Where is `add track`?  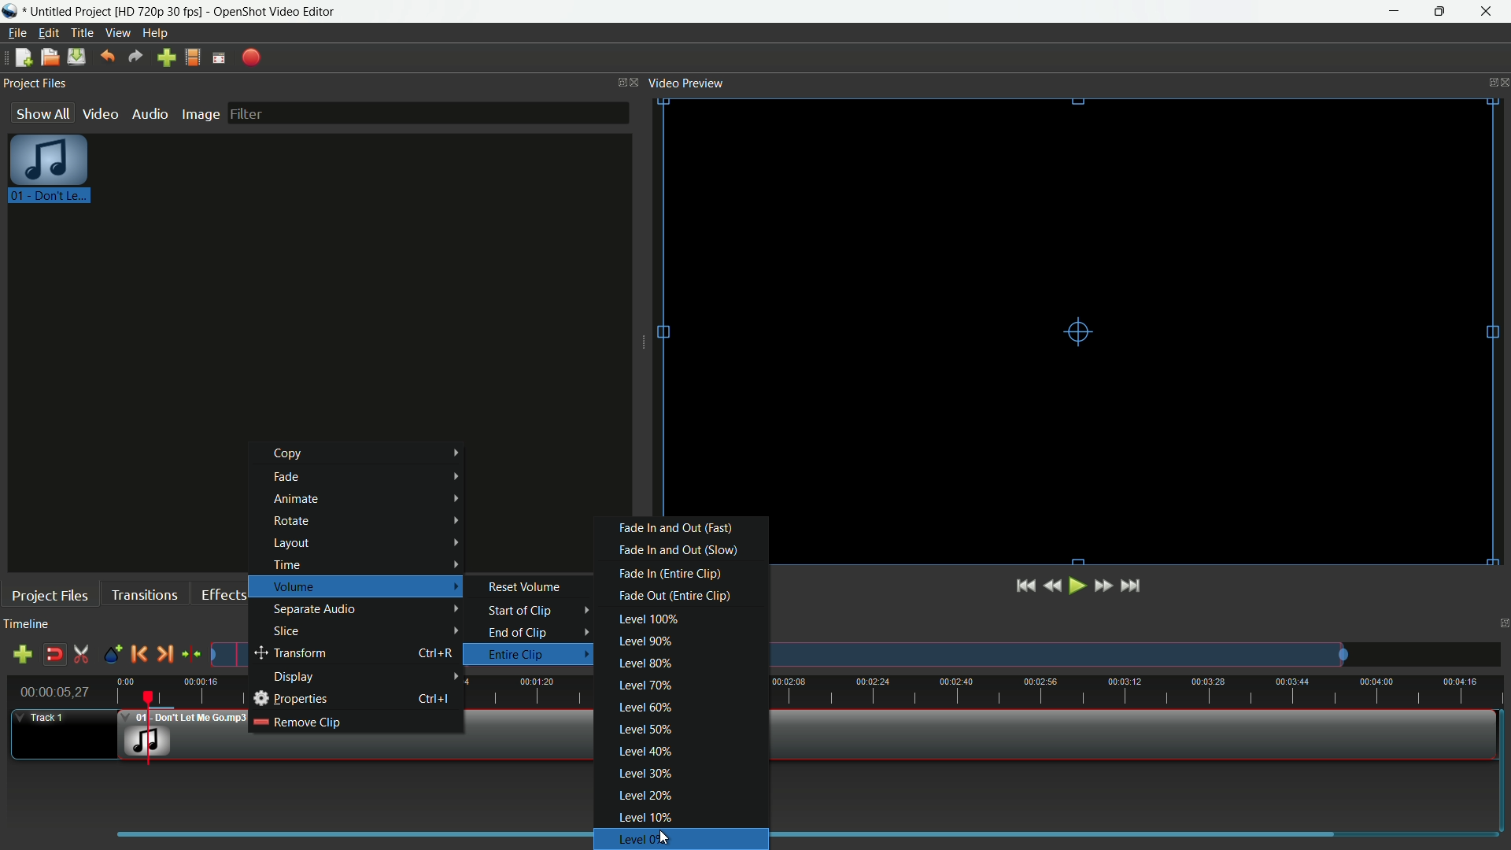
add track is located at coordinates (22, 654).